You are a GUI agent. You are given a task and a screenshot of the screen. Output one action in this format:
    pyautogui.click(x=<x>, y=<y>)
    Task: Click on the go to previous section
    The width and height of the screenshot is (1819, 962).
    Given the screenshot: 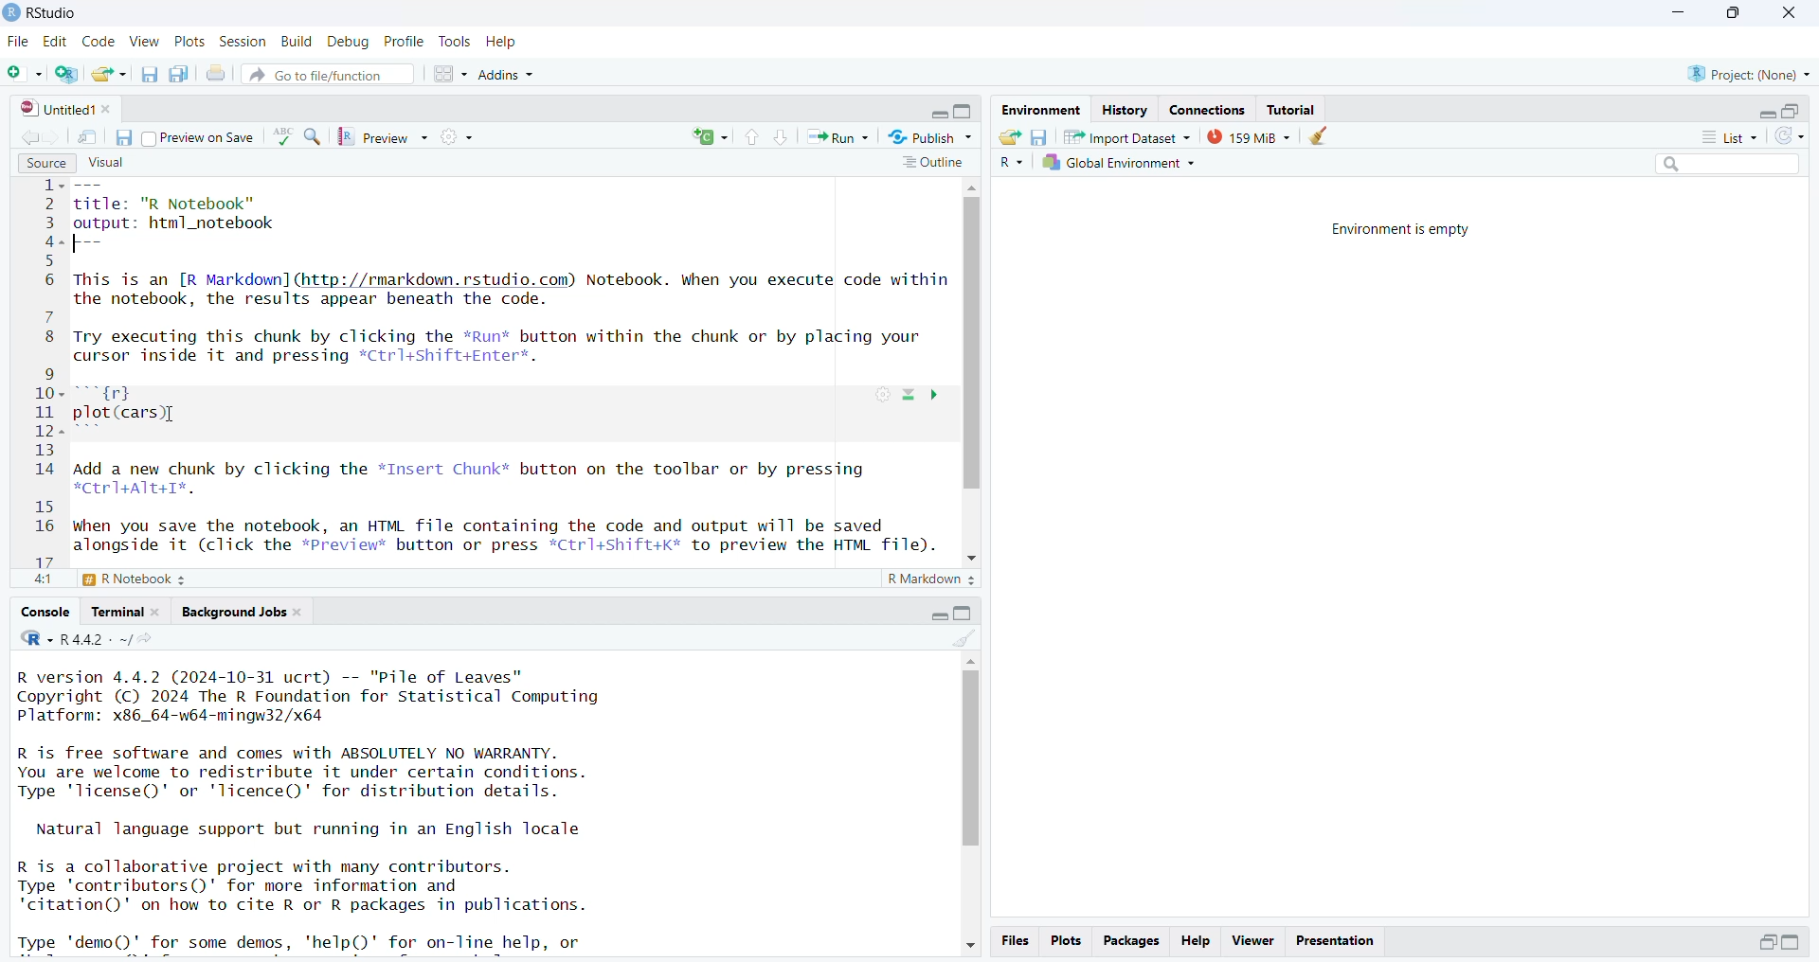 What is the action you would take?
    pyautogui.click(x=751, y=137)
    